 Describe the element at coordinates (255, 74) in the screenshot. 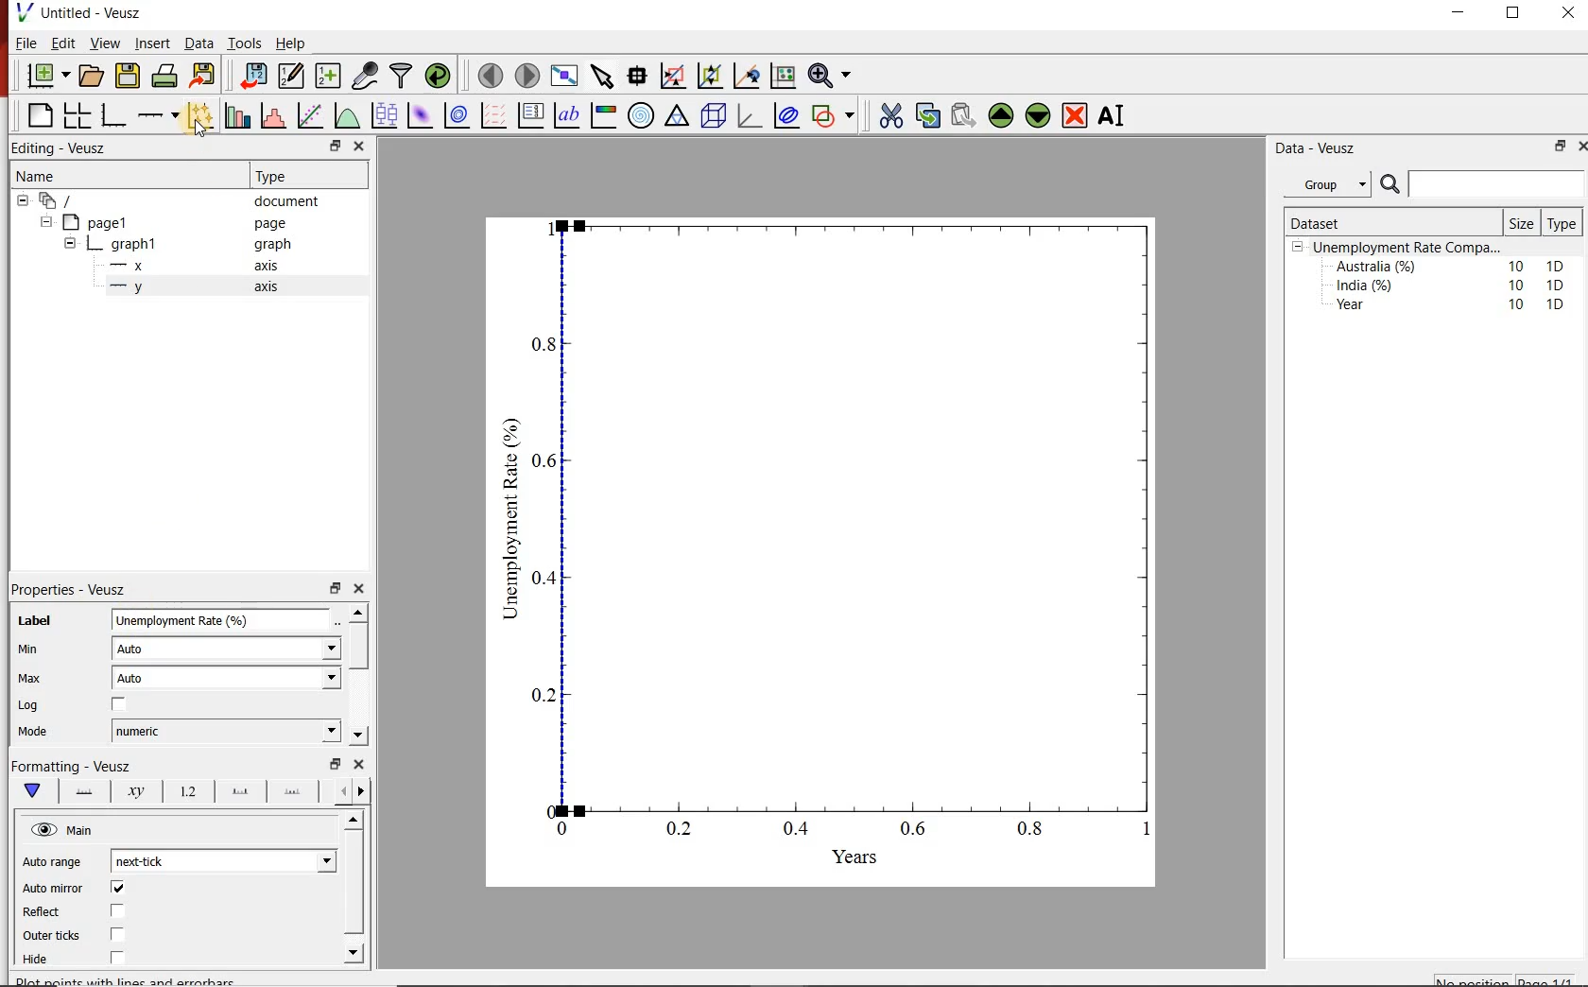

I see `import document` at that location.